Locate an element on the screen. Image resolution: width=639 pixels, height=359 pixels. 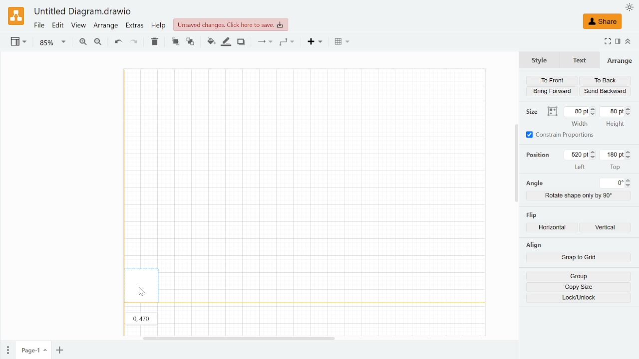
Text is located at coordinates (578, 60).